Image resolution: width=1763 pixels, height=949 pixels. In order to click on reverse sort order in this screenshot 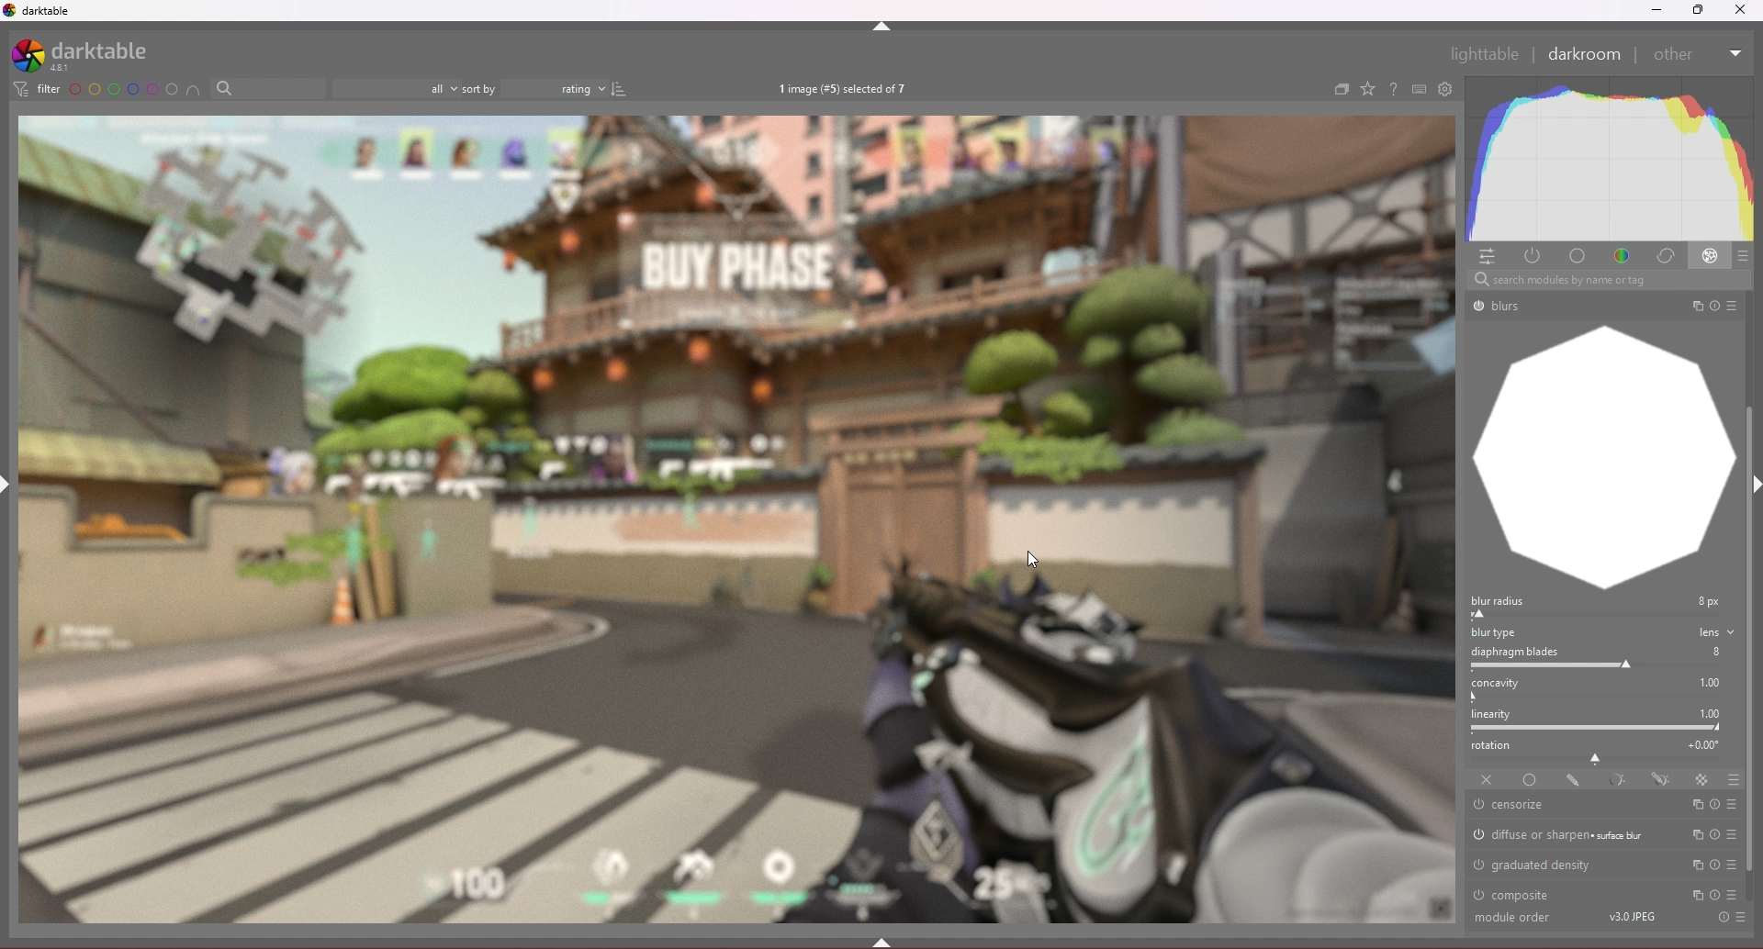, I will do `click(620, 88)`.